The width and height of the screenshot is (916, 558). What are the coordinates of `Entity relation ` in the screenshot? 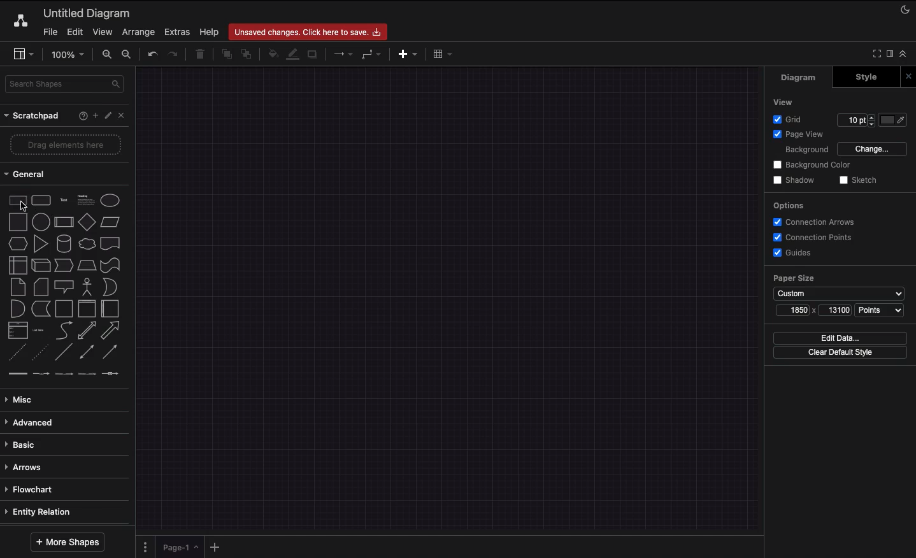 It's located at (45, 513).